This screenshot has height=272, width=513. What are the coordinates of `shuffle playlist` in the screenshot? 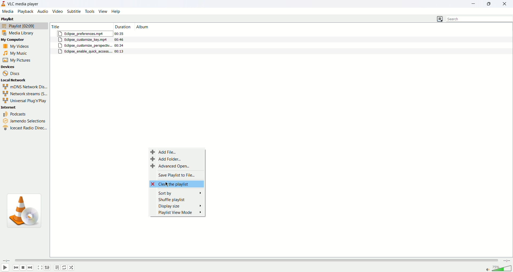 It's located at (178, 199).